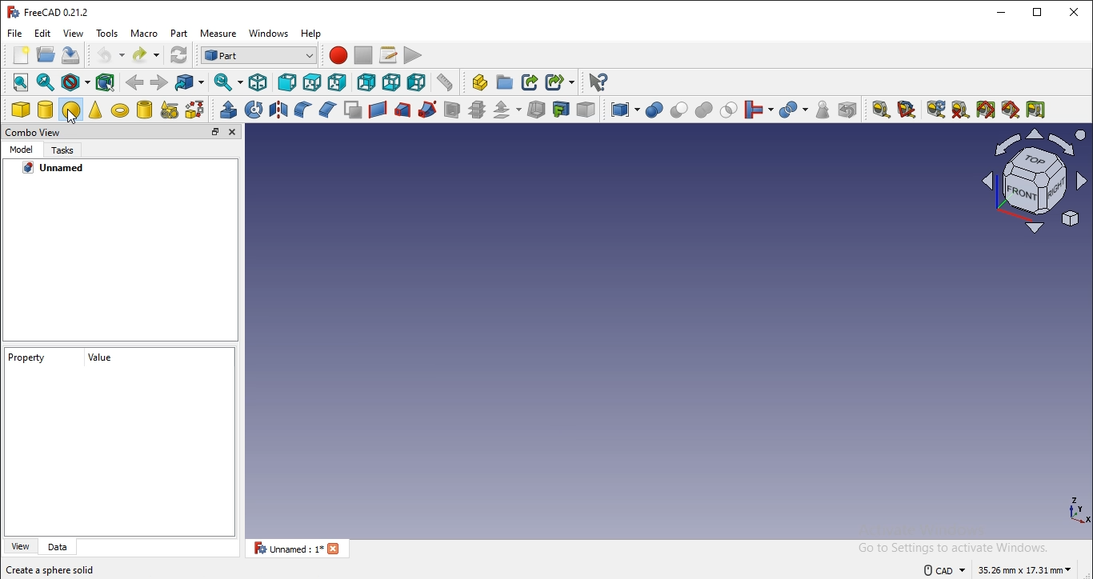  What do you see at coordinates (416, 82) in the screenshot?
I see `left` at bounding box center [416, 82].